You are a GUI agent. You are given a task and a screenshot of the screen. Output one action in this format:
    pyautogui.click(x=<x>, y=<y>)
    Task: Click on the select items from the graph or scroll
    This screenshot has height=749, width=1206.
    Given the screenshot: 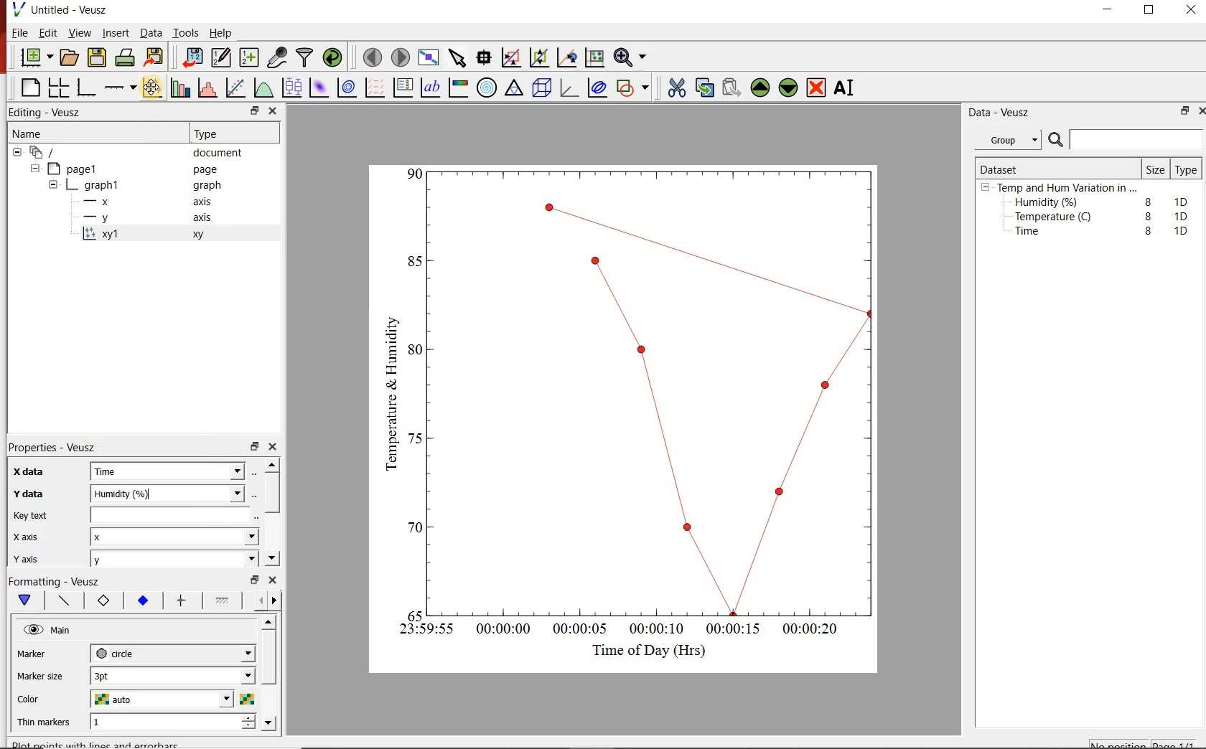 What is the action you would take?
    pyautogui.click(x=458, y=60)
    